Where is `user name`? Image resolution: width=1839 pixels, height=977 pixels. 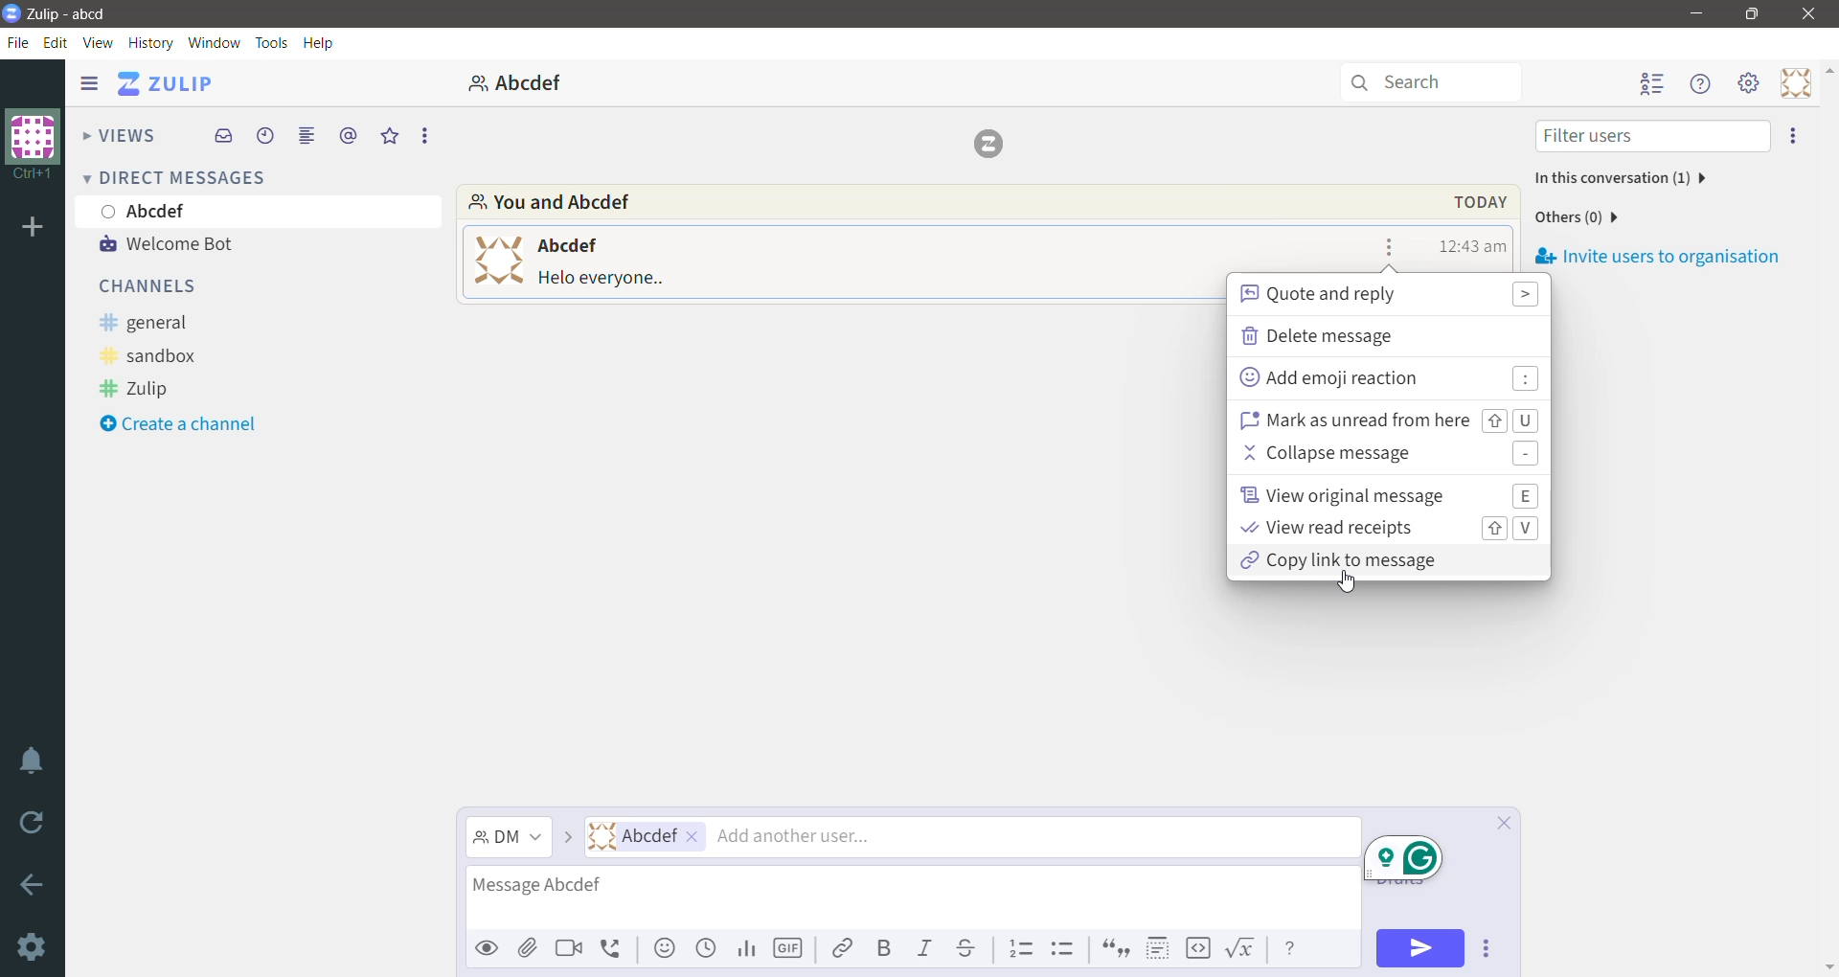
user name is located at coordinates (567, 244).